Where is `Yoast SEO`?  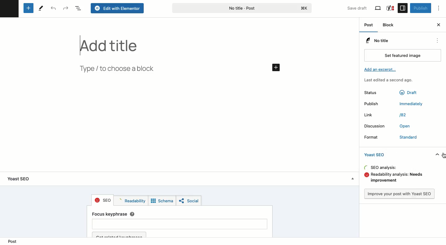
Yoast SEO is located at coordinates (23, 178).